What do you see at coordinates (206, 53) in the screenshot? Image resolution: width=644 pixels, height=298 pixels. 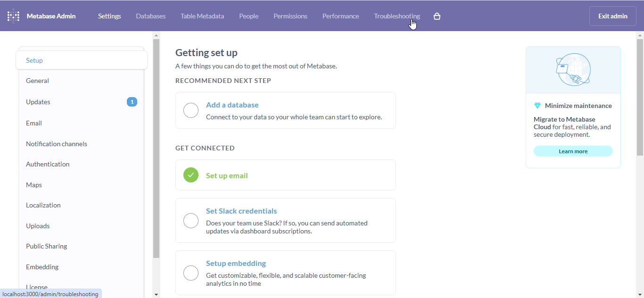 I see `getting set up` at bounding box center [206, 53].